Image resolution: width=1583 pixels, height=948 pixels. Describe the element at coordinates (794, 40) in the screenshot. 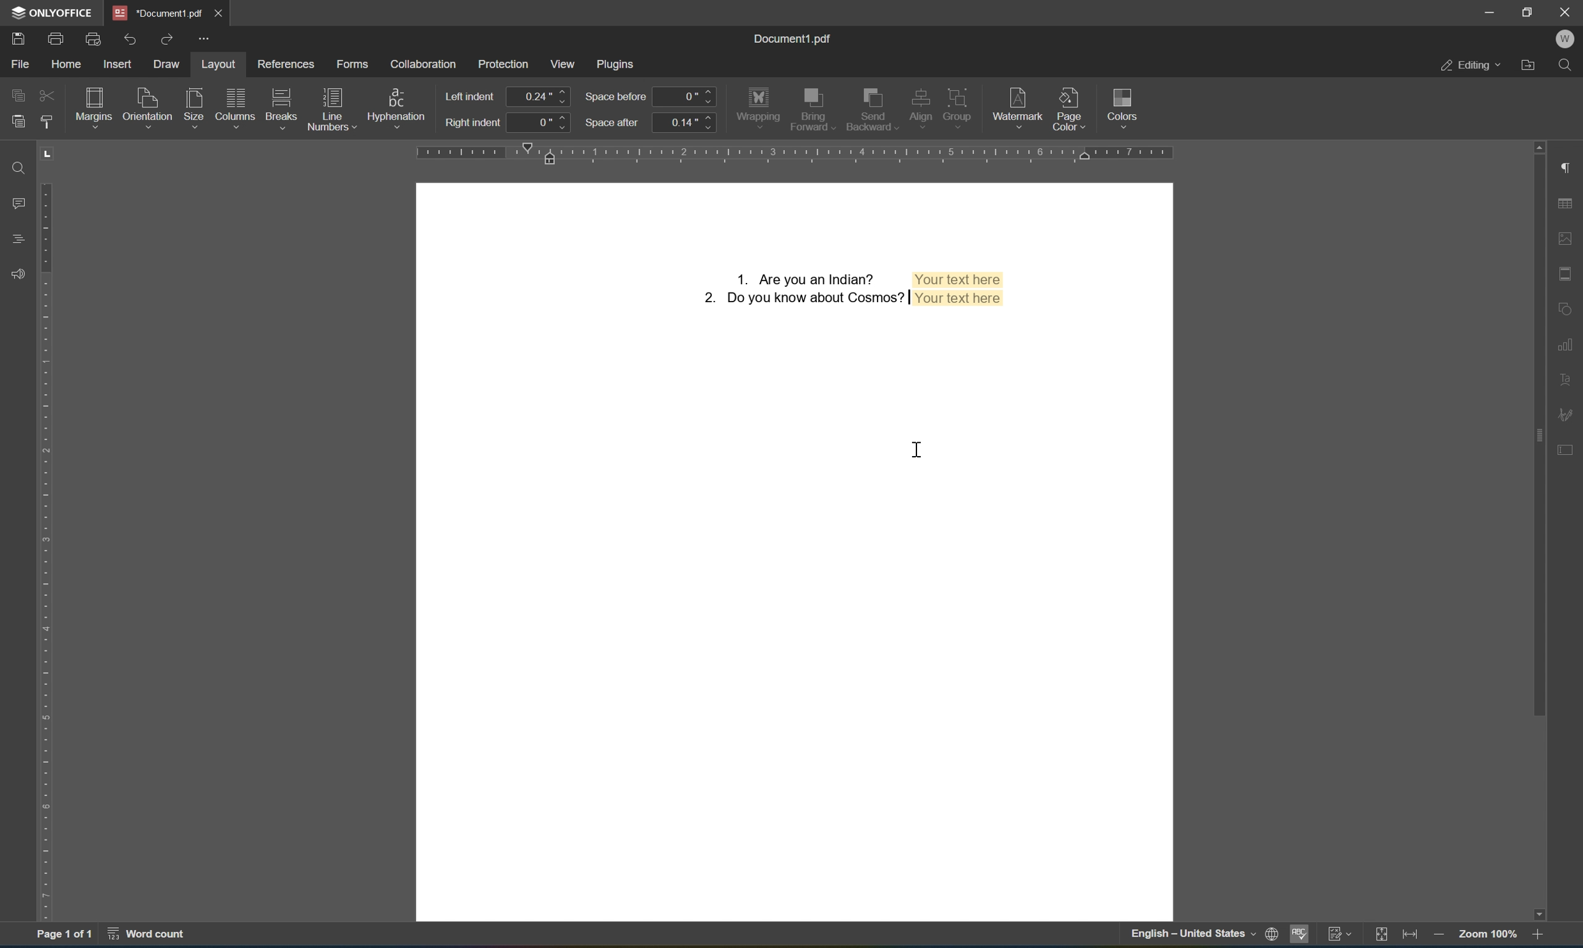

I see `document1.pdf` at that location.